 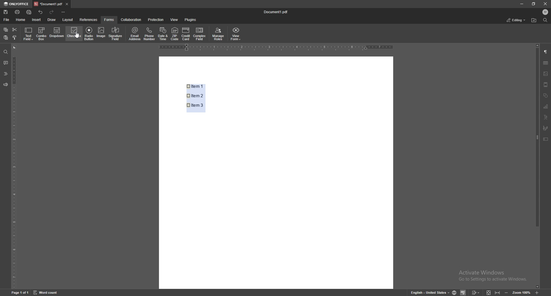 I want to click on chart, so click(x=546, y=106).